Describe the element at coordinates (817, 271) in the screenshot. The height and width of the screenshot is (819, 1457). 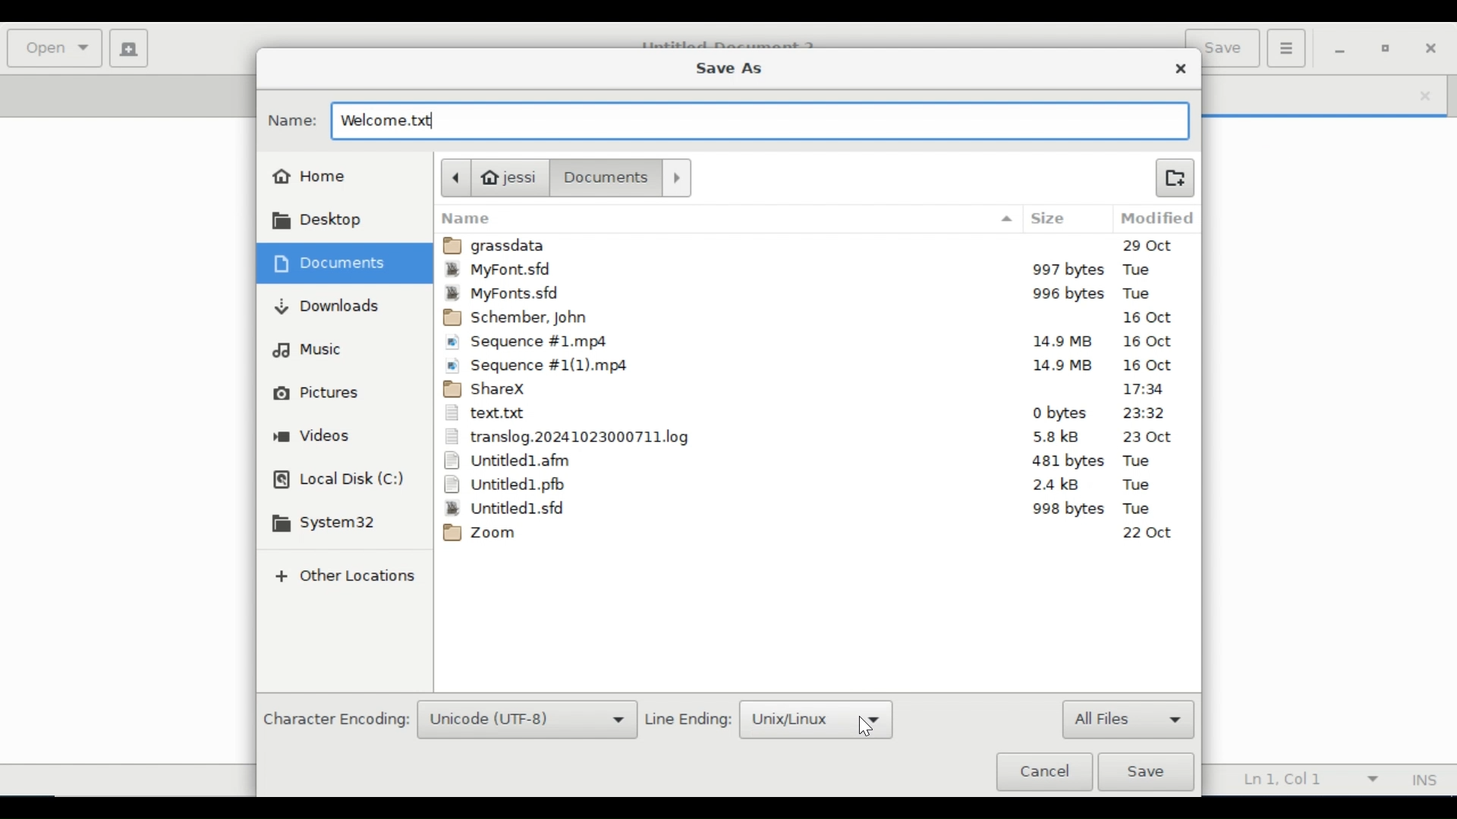
I see `MyFont.sfd 997bytes Tue` at that location.